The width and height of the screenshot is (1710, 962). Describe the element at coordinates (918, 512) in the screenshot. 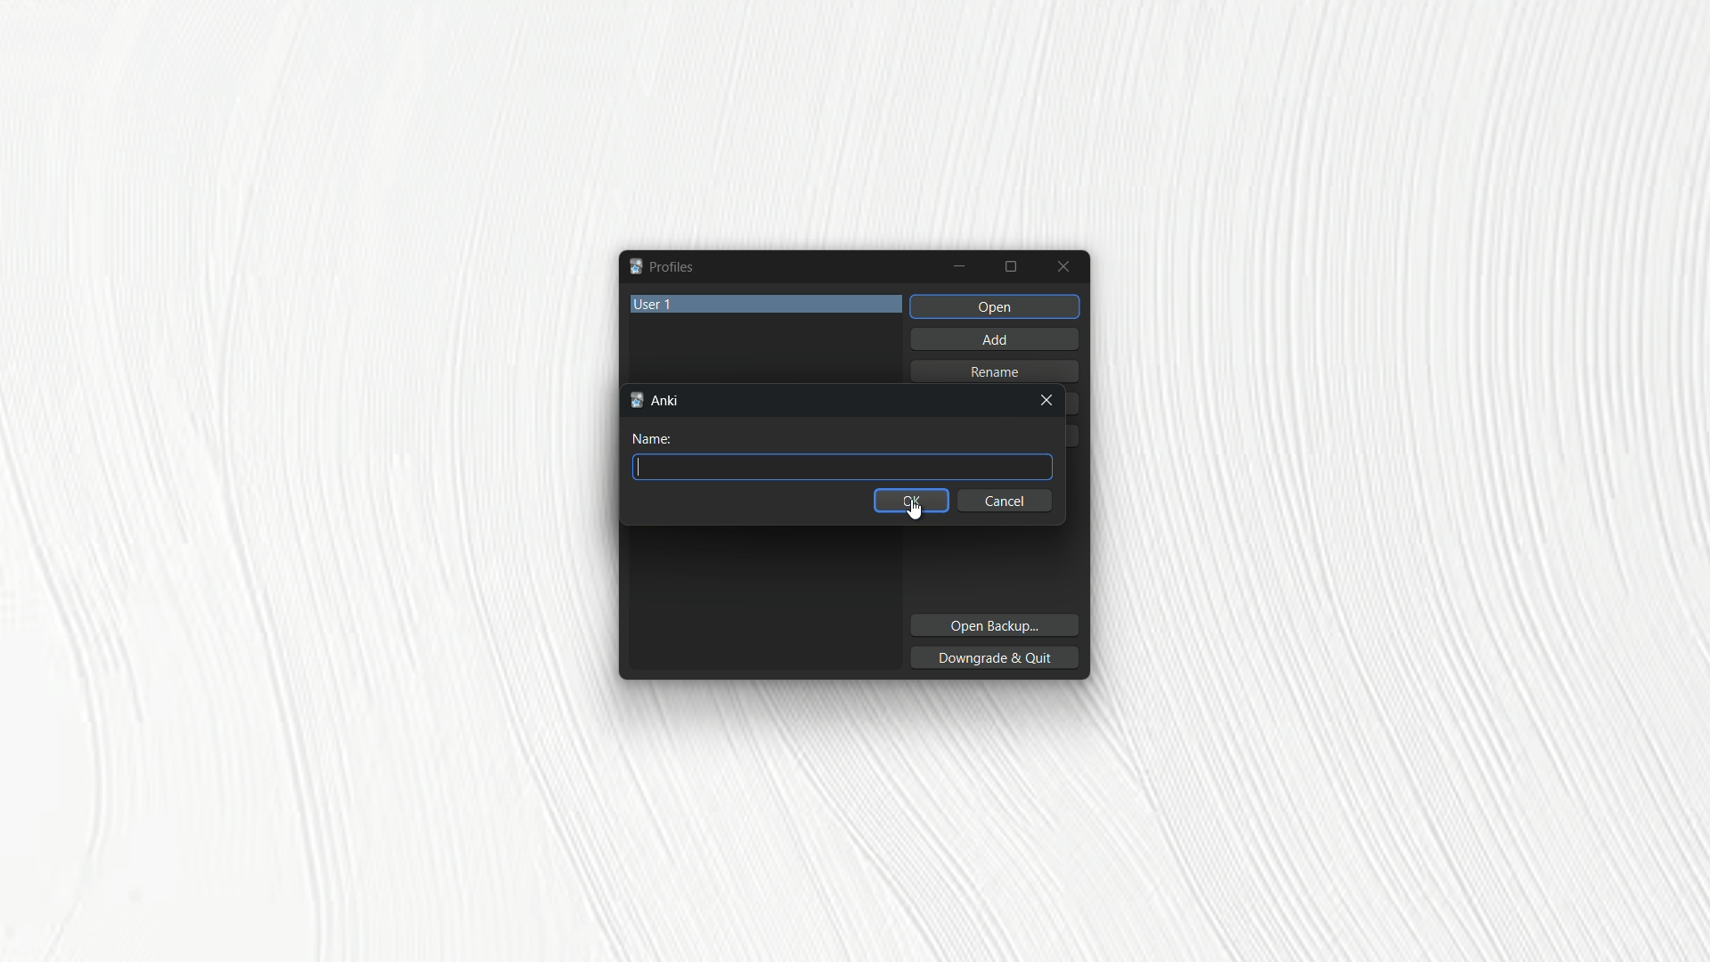

I see `cursor` at that location.